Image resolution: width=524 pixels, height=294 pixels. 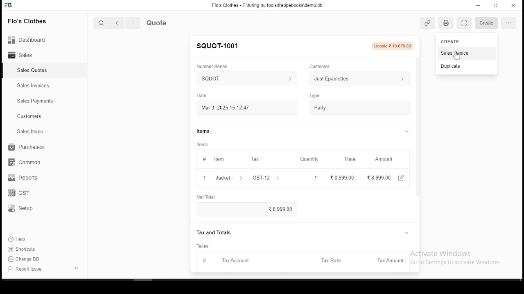 What do you see at coordinates (386, 159) in the screenshot?
I see `amount` at bounding box center [386, 159].